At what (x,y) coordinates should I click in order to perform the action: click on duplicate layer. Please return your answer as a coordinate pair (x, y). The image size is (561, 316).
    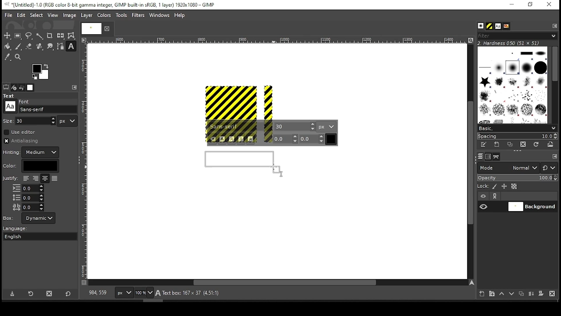
    Looking at the image, I should click on (522, 294).